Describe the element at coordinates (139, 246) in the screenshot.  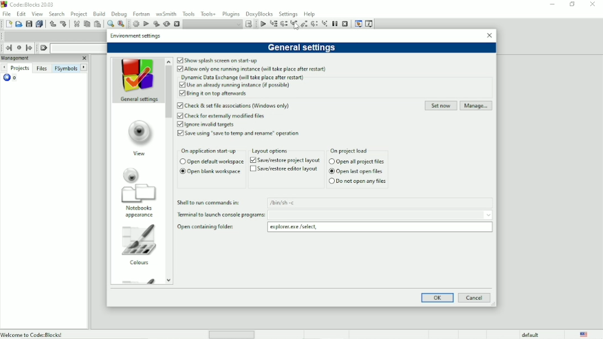
I see `Colours` at that location.